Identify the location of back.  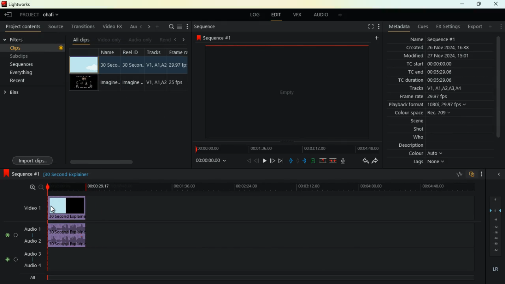
(256, 161).